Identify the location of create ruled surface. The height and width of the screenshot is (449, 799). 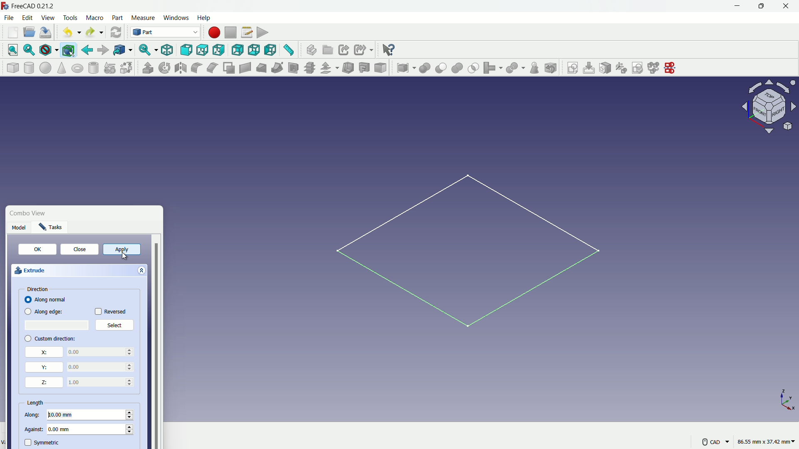
(245, 67).